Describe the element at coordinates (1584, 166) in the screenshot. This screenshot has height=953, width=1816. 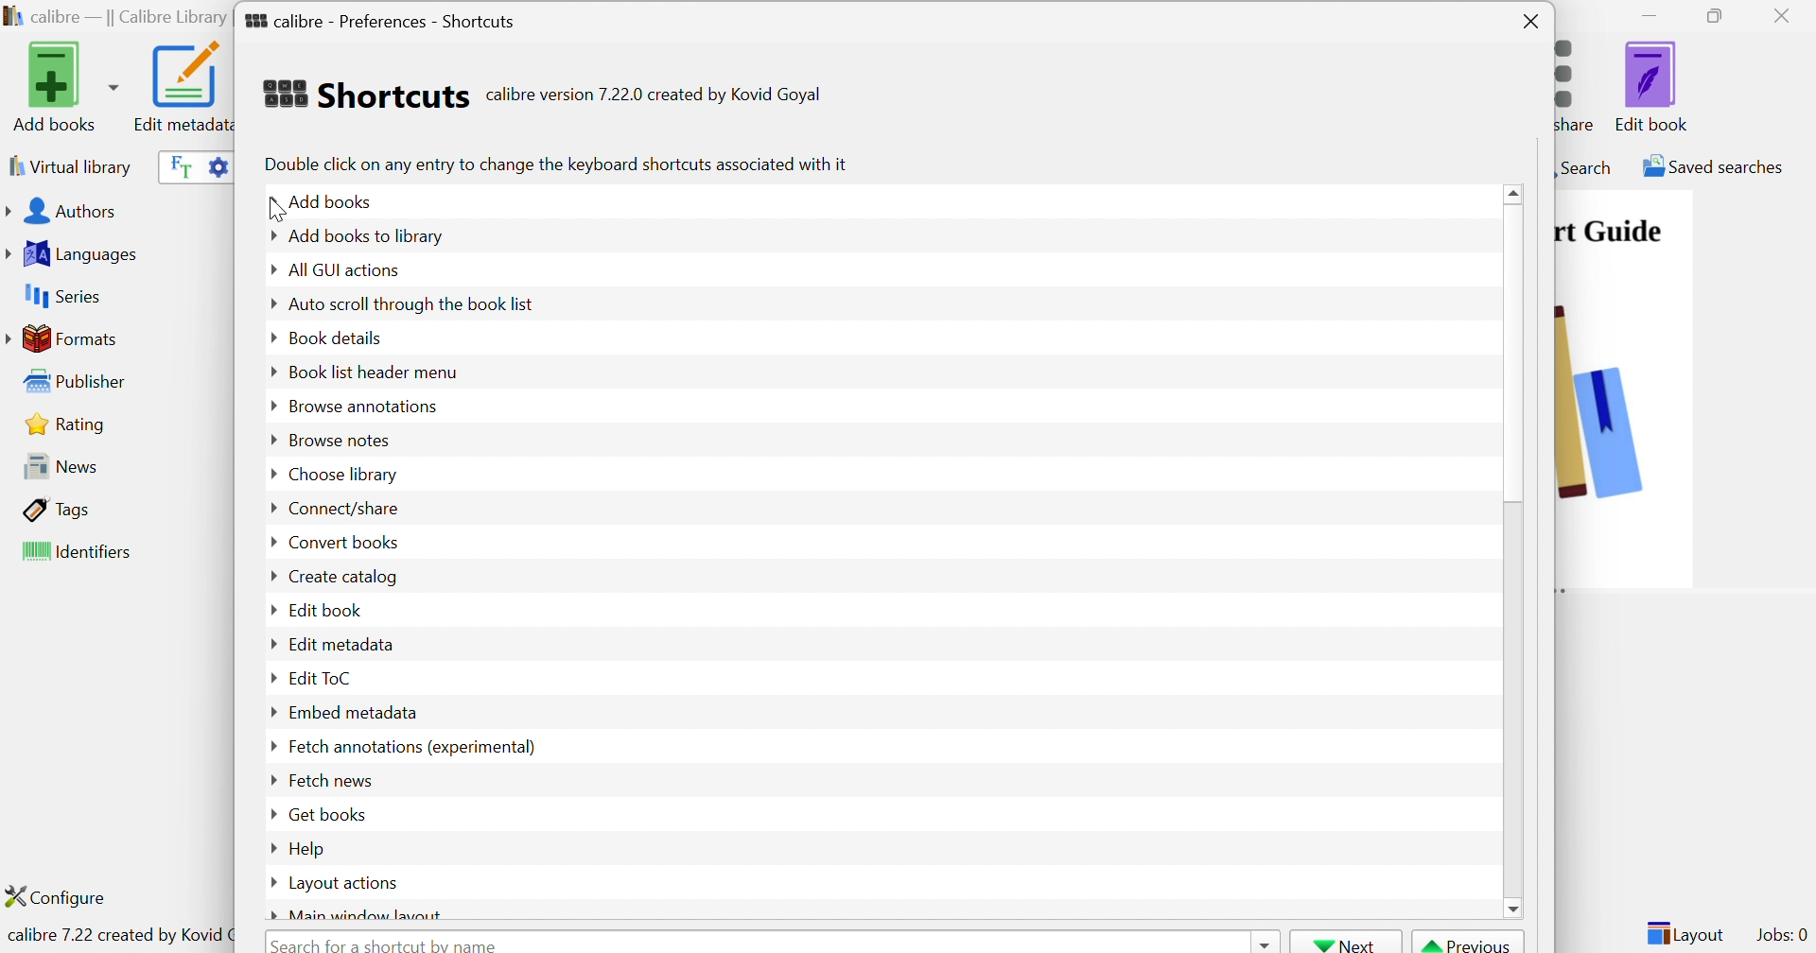
I see `Search` at that location.